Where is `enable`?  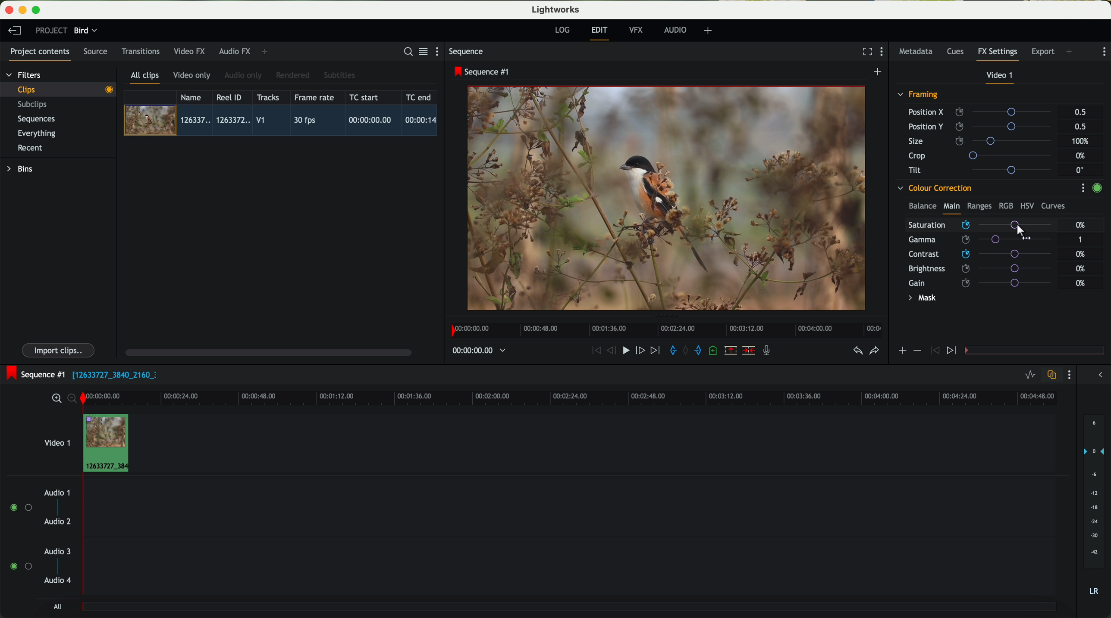
enable is located at coordinates (1097, 189).